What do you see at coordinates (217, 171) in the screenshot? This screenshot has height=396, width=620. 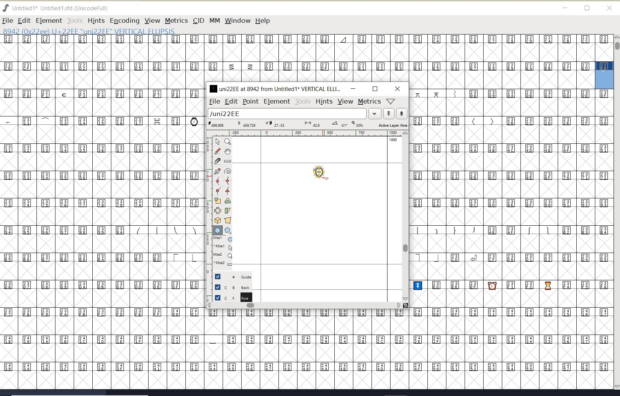 I see `add a point, then drag out its control points` at bounding box center [217, 171].